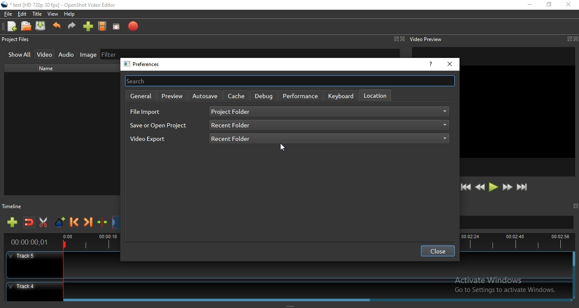  Describe the element at coordinates (29, 223) in the screenshot. I see `Disable snapping` at that location.